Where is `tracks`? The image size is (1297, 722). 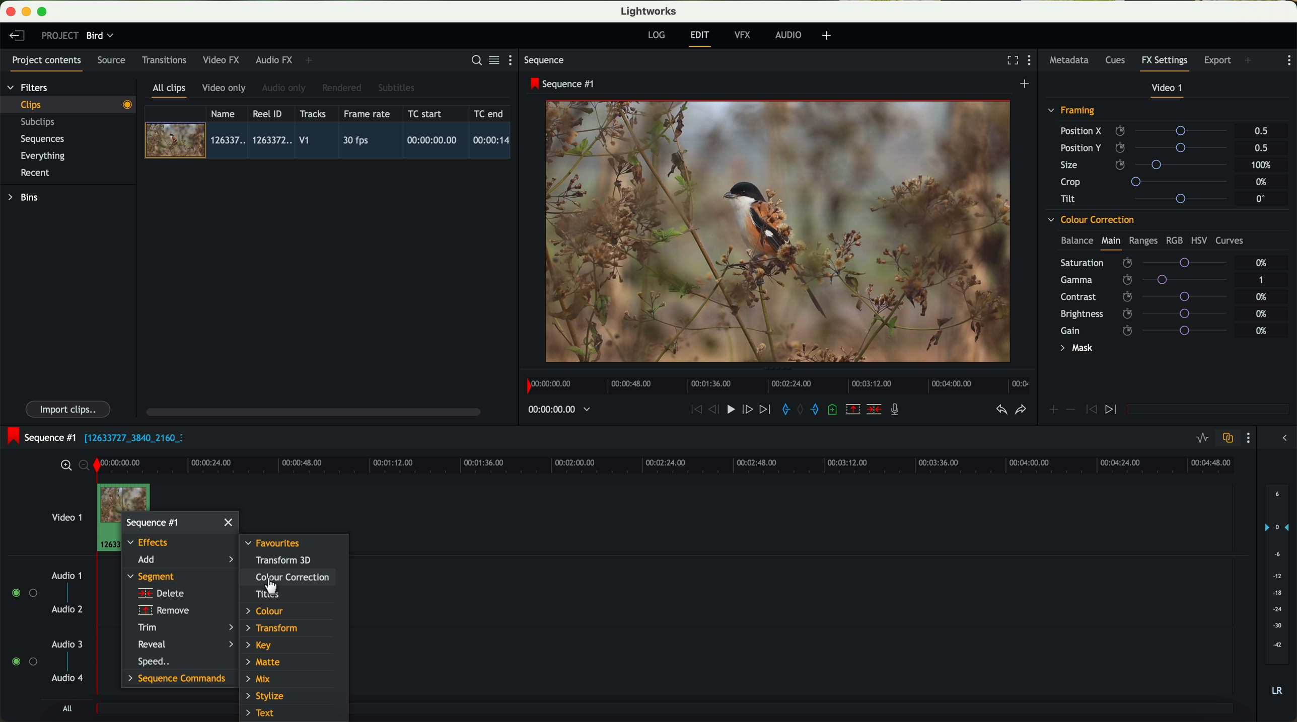 tracks is located at coordinates (311, 114).